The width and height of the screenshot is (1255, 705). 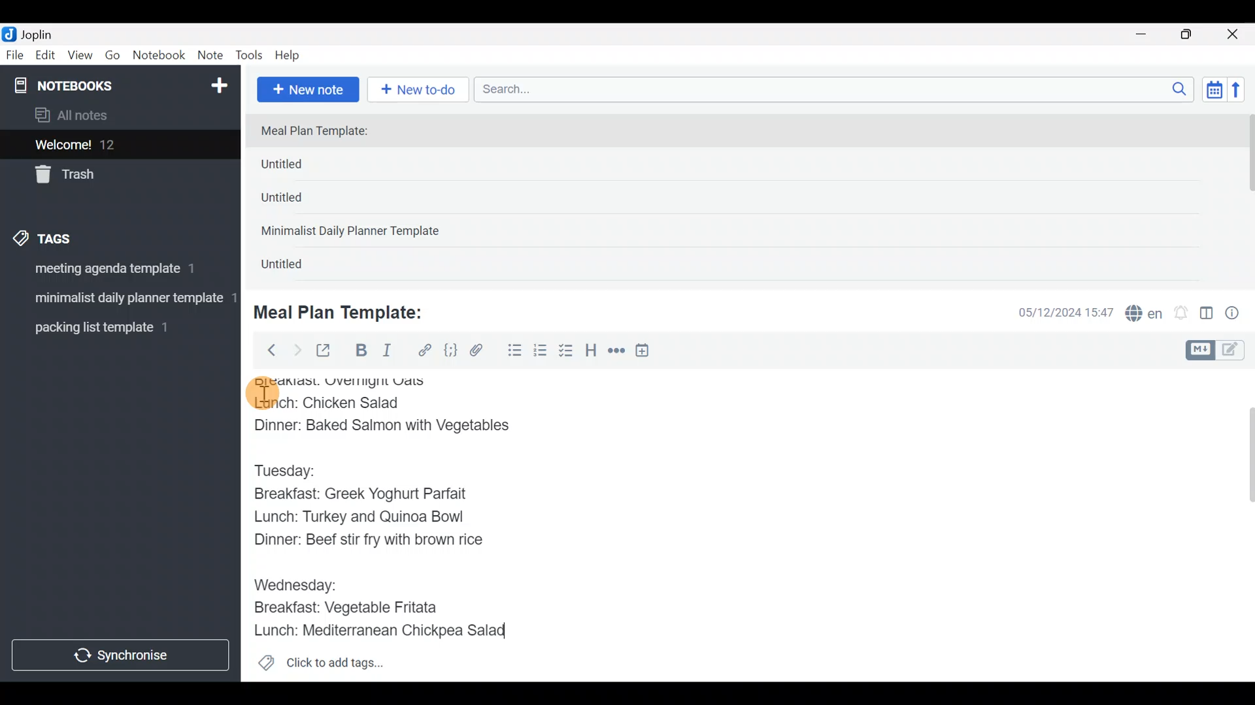 I want to click on text Cursor, so click(x=528, y=632).